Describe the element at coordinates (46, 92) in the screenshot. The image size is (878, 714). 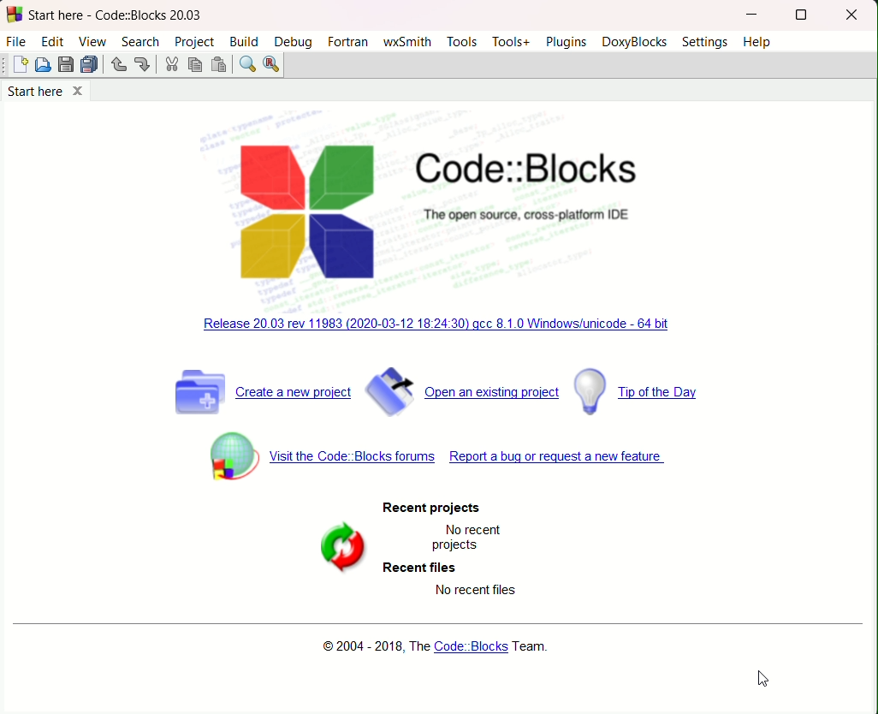
I see `start here` at that location.